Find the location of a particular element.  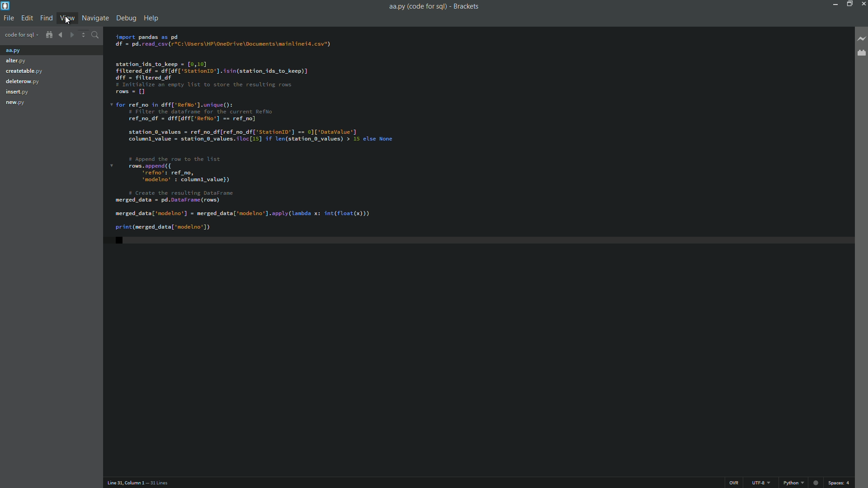

help menu is located at coordinates (151, 18).